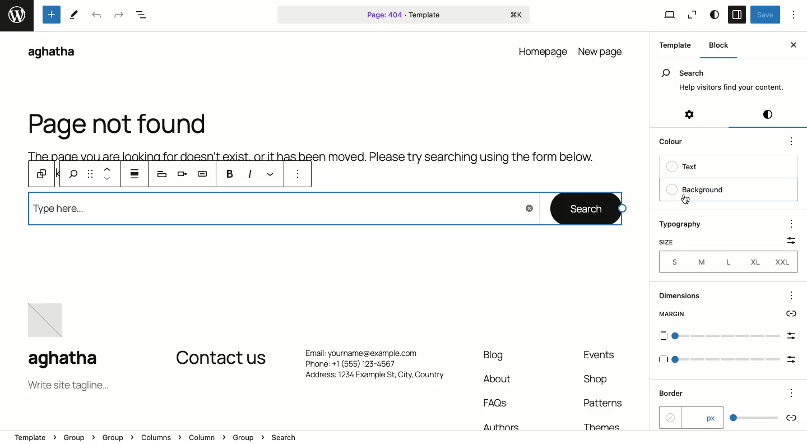 The height and width of the screenshot is (444, 807). Describe the element at coordinates (230, 173) in the screenshot. I see `B` at that location.